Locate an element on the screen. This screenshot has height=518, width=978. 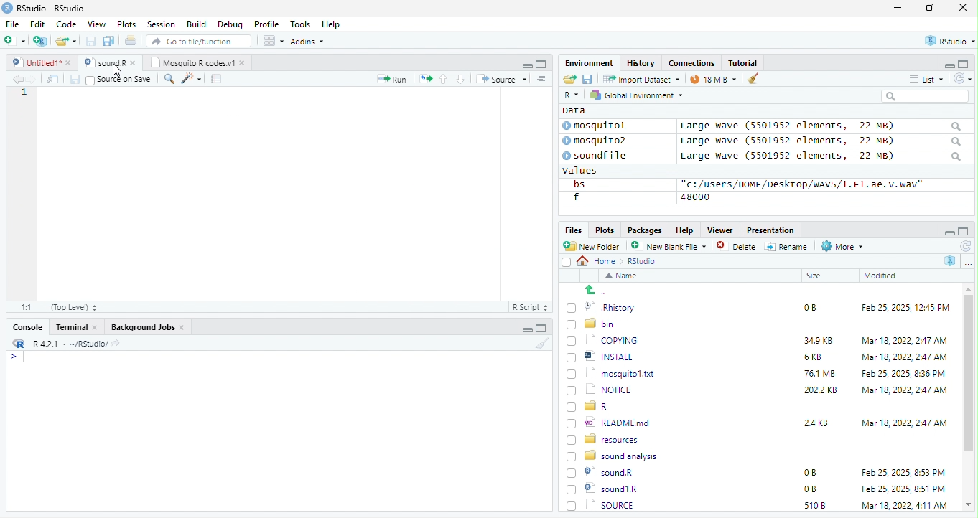
new project is located at coordinates (41, 41).